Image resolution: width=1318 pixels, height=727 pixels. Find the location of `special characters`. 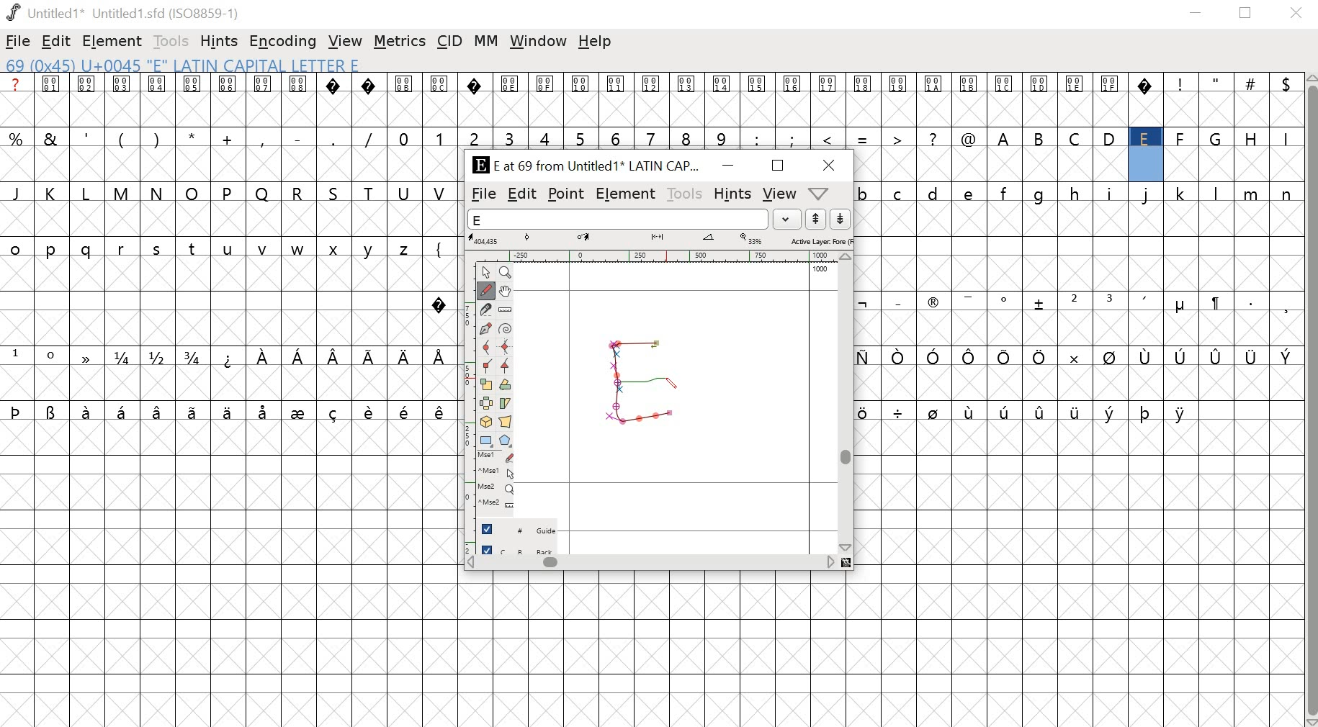

special characters is located at coordinates (228, 412).